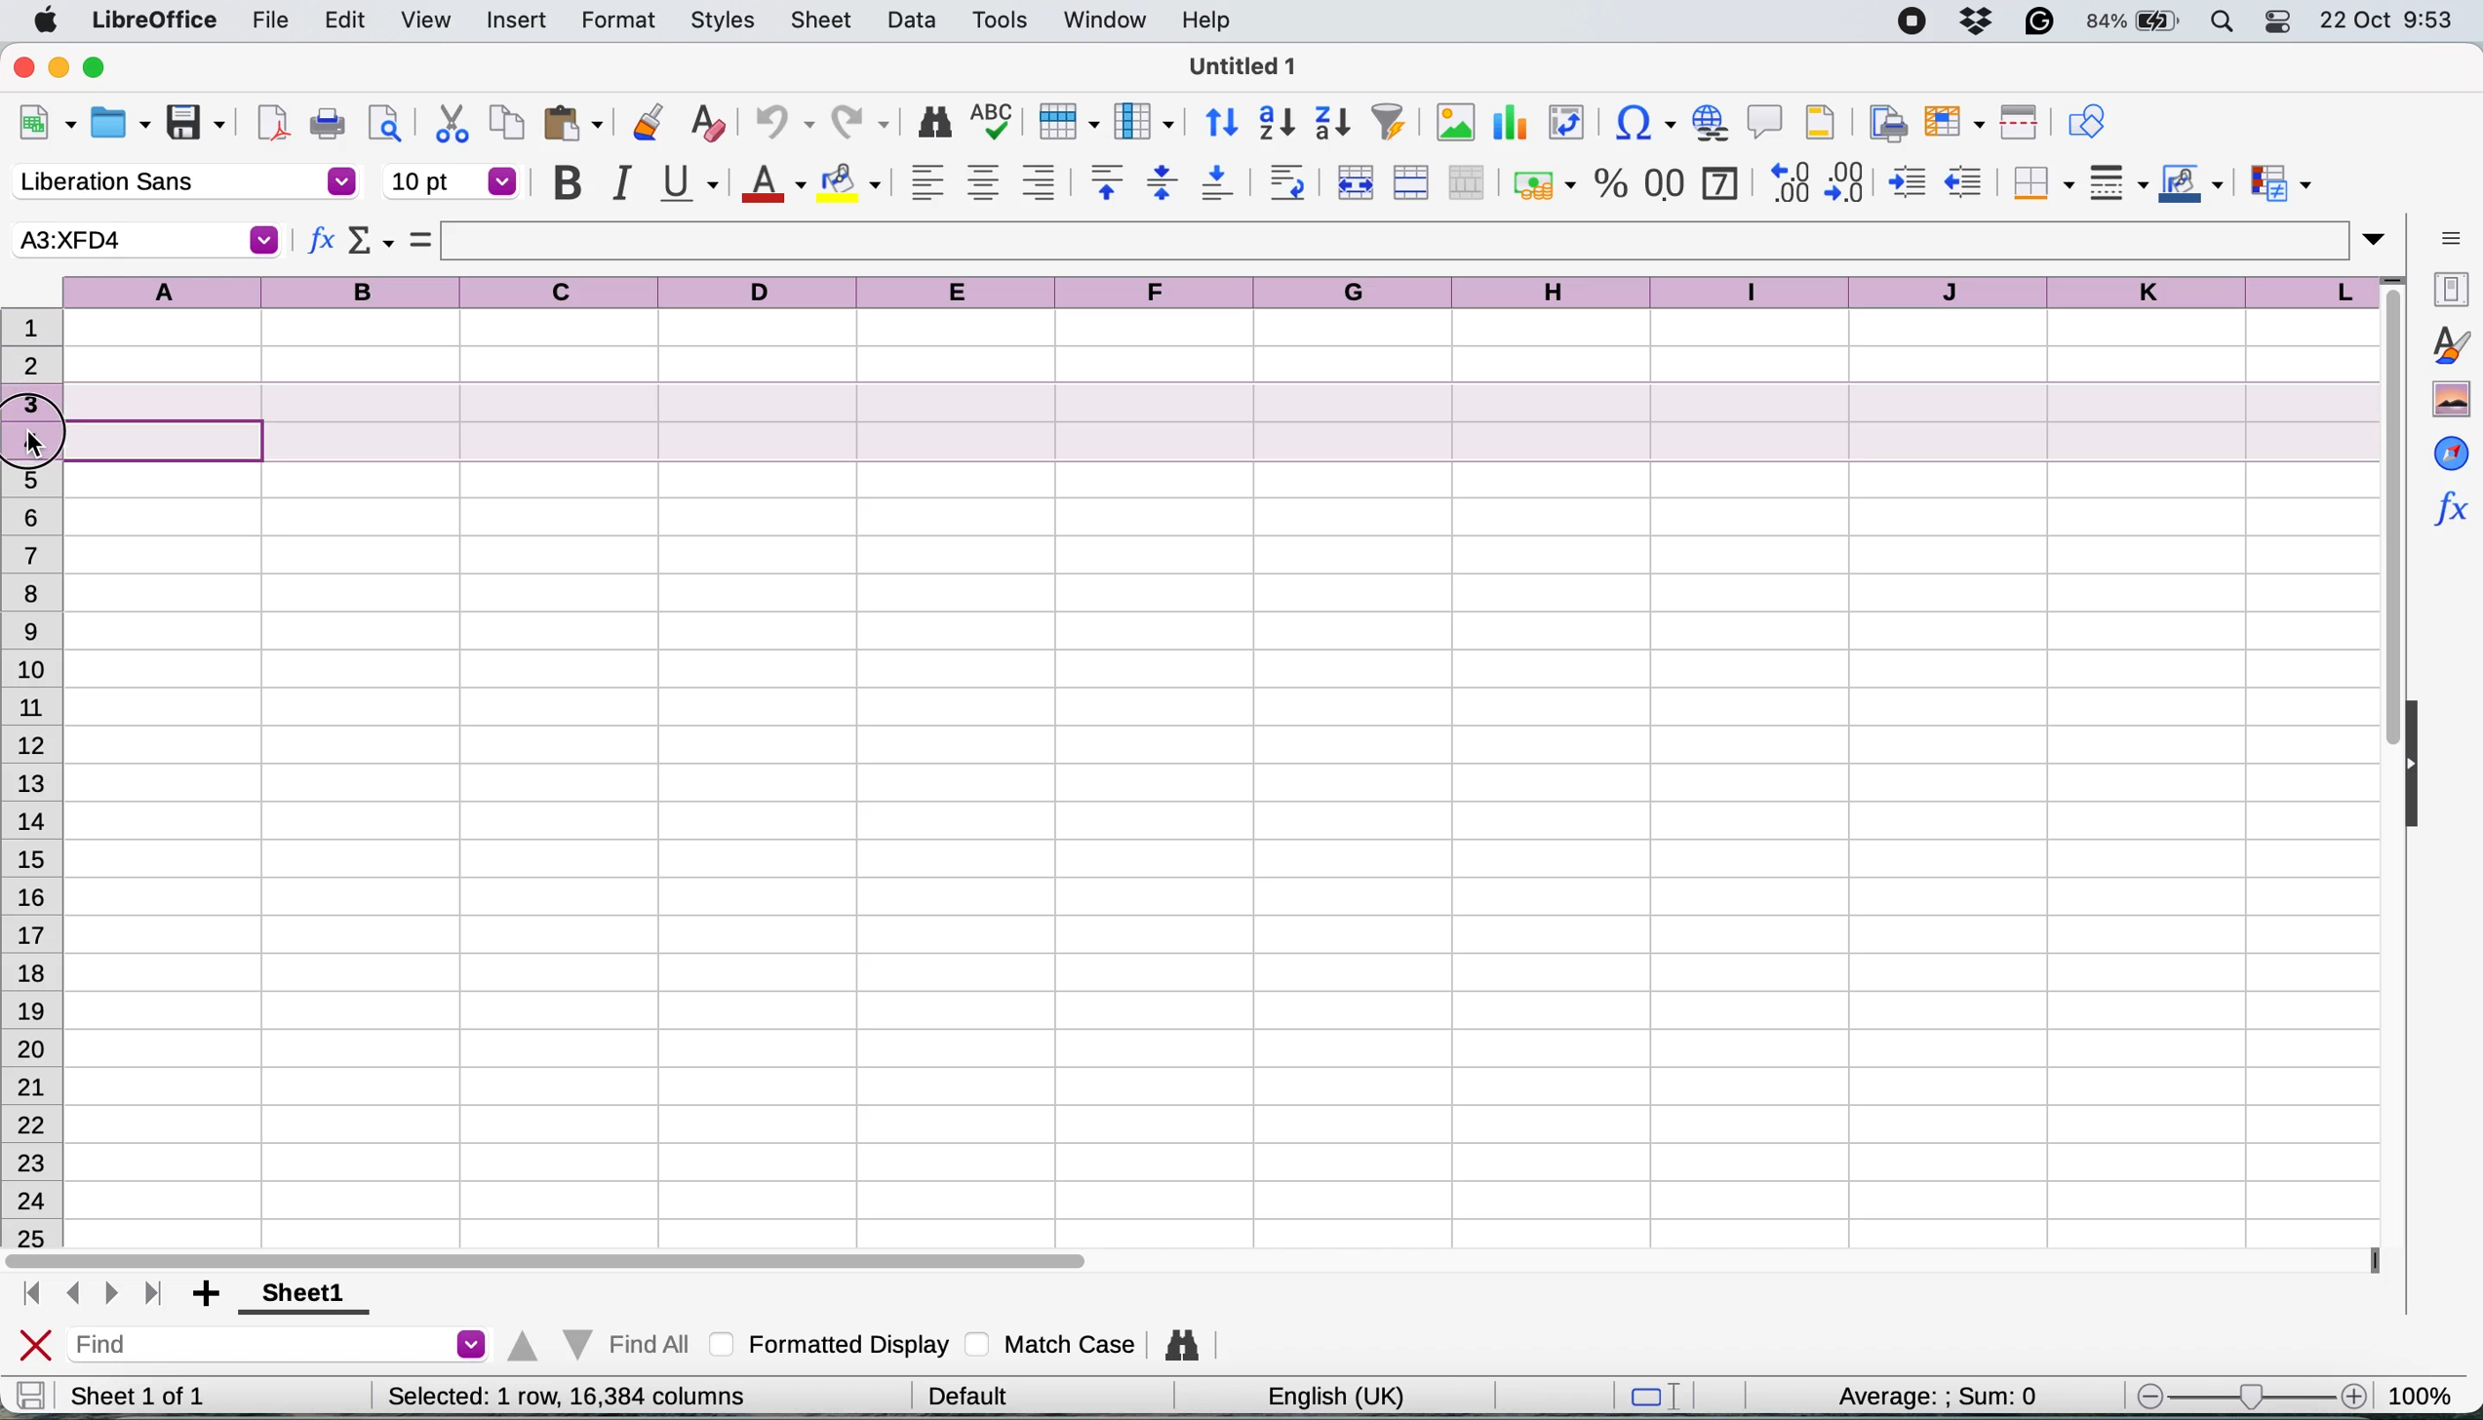 The height and width of the screenshot is (1420, 2483). Describe the element at coordinates (975, 1393) in the screenshot. I see `default` at that location.